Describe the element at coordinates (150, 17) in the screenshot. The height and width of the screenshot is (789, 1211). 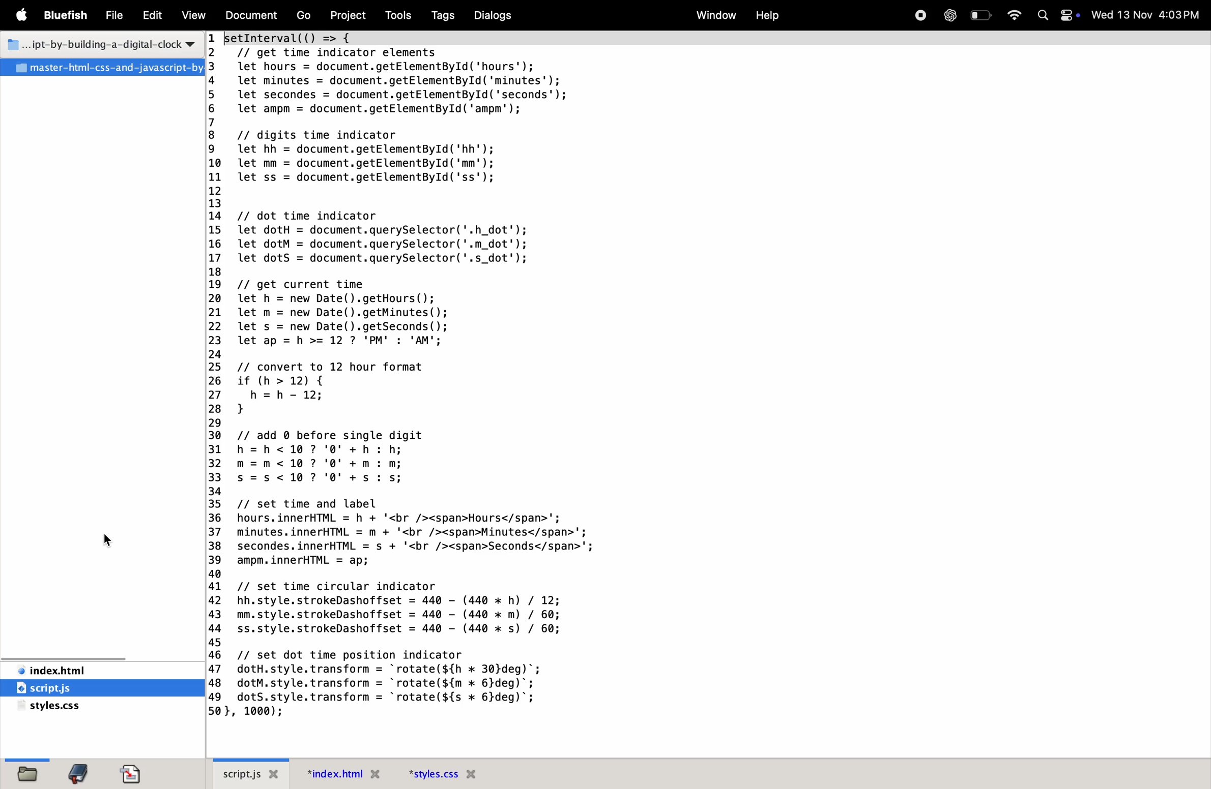
I see `edit` at that location.